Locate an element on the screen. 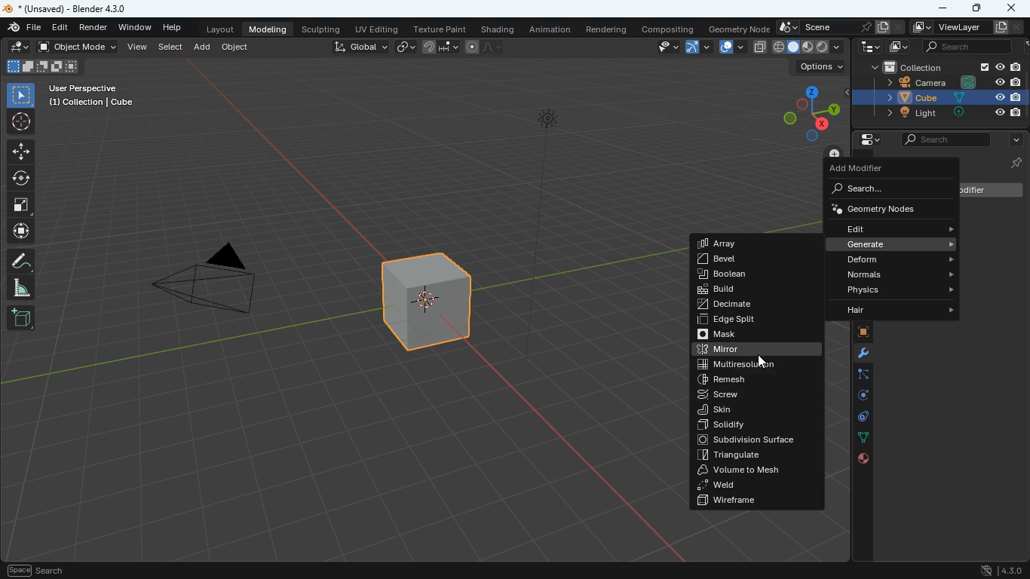 The height and width of the screenshot is (579, 1030). layout is located at coordinates (219, 31).